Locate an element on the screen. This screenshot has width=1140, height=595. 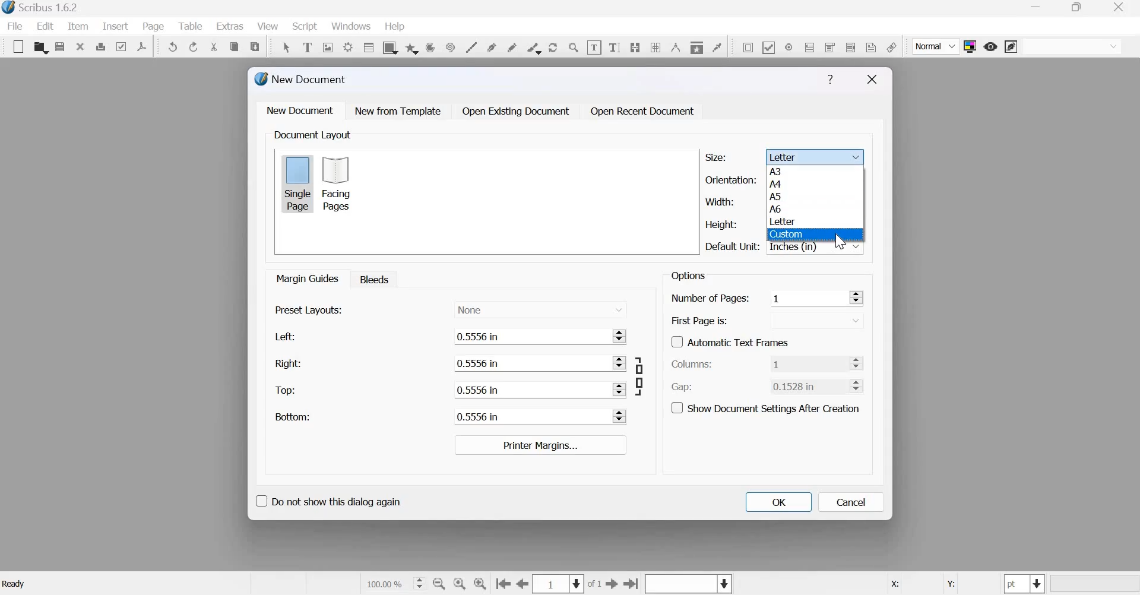
A6 is located at coordinates (777, 208).